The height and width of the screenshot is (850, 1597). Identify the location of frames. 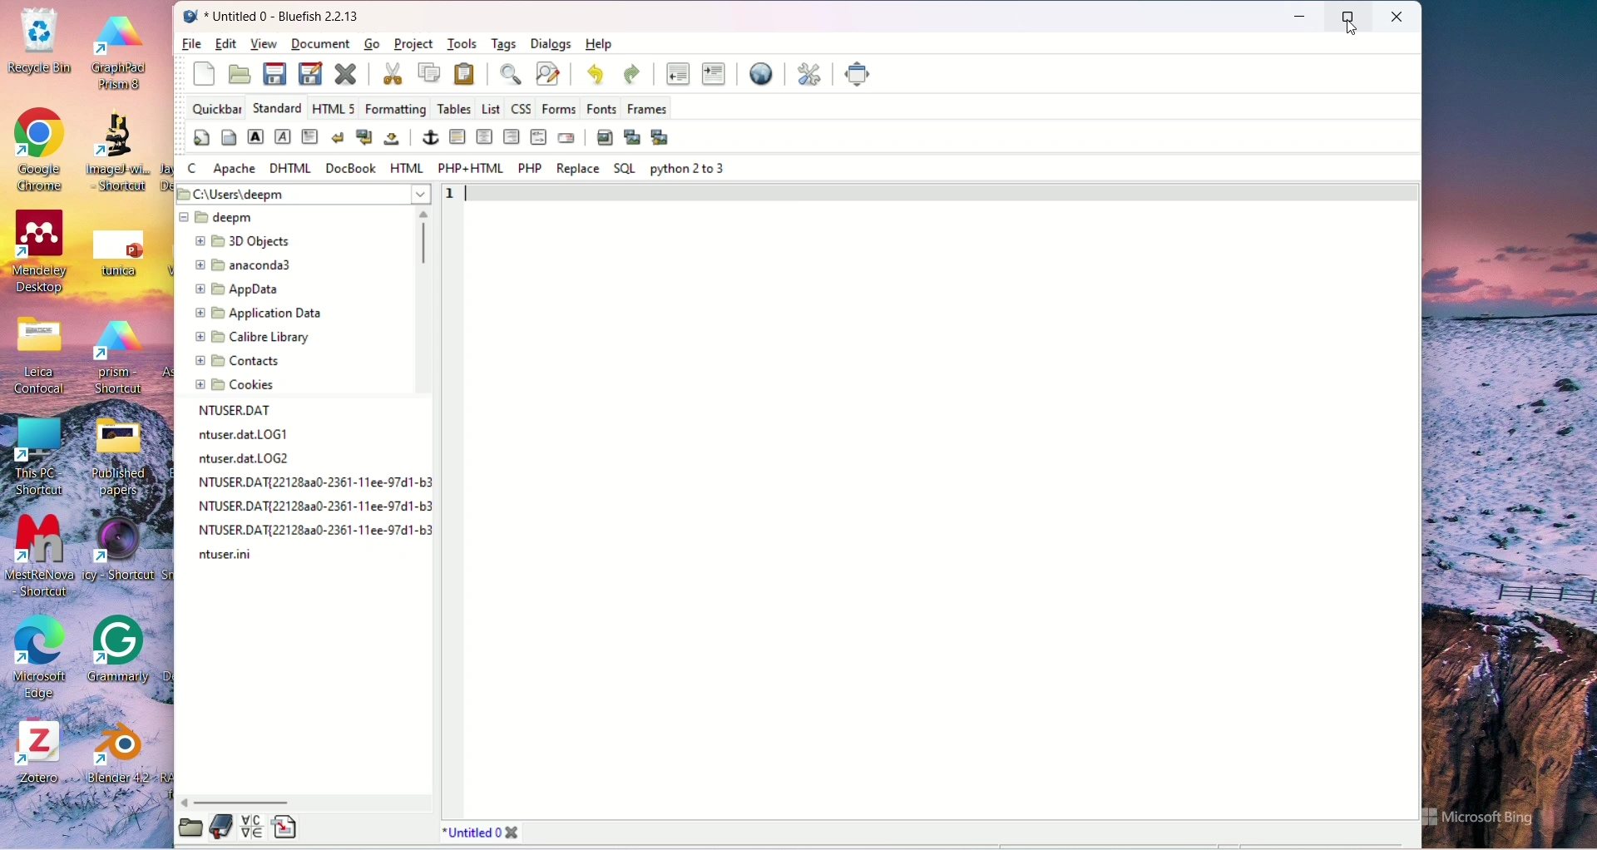
(648, 109).